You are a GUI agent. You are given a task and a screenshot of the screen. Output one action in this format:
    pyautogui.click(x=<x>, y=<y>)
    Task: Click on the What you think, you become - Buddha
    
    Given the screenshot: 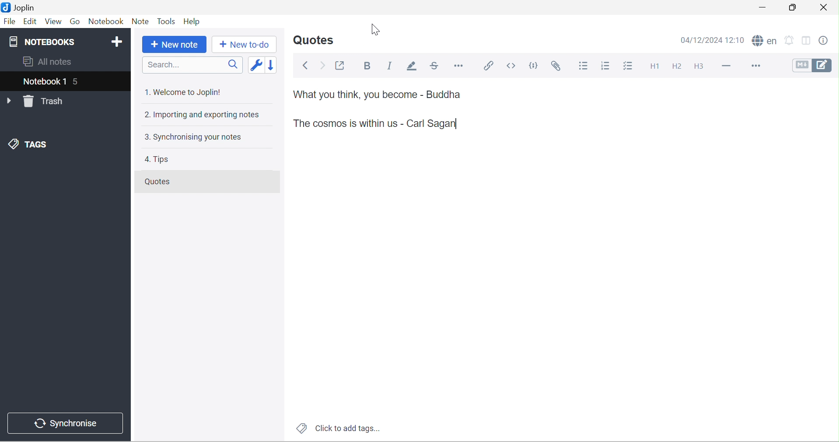 What is the action you would take?
    pyautogui.click(x=378, y=95)
    